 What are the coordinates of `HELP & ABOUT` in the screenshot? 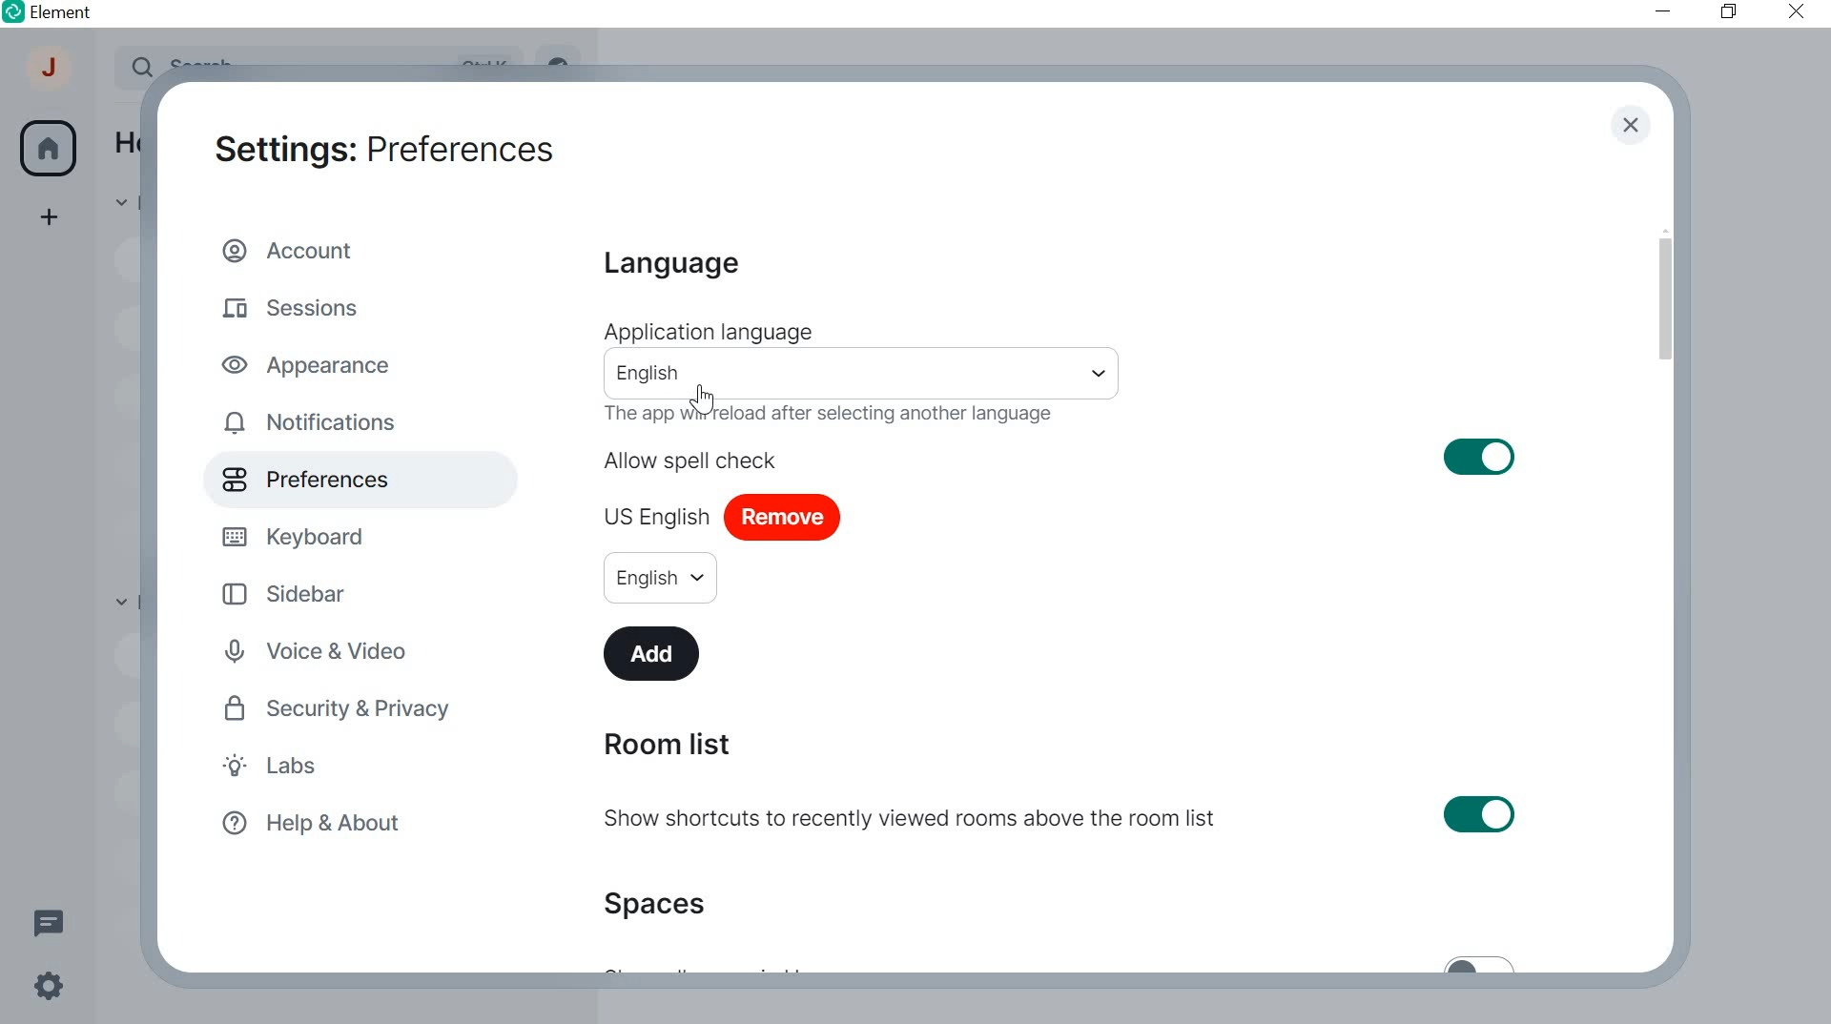 It's located at (308, 825).